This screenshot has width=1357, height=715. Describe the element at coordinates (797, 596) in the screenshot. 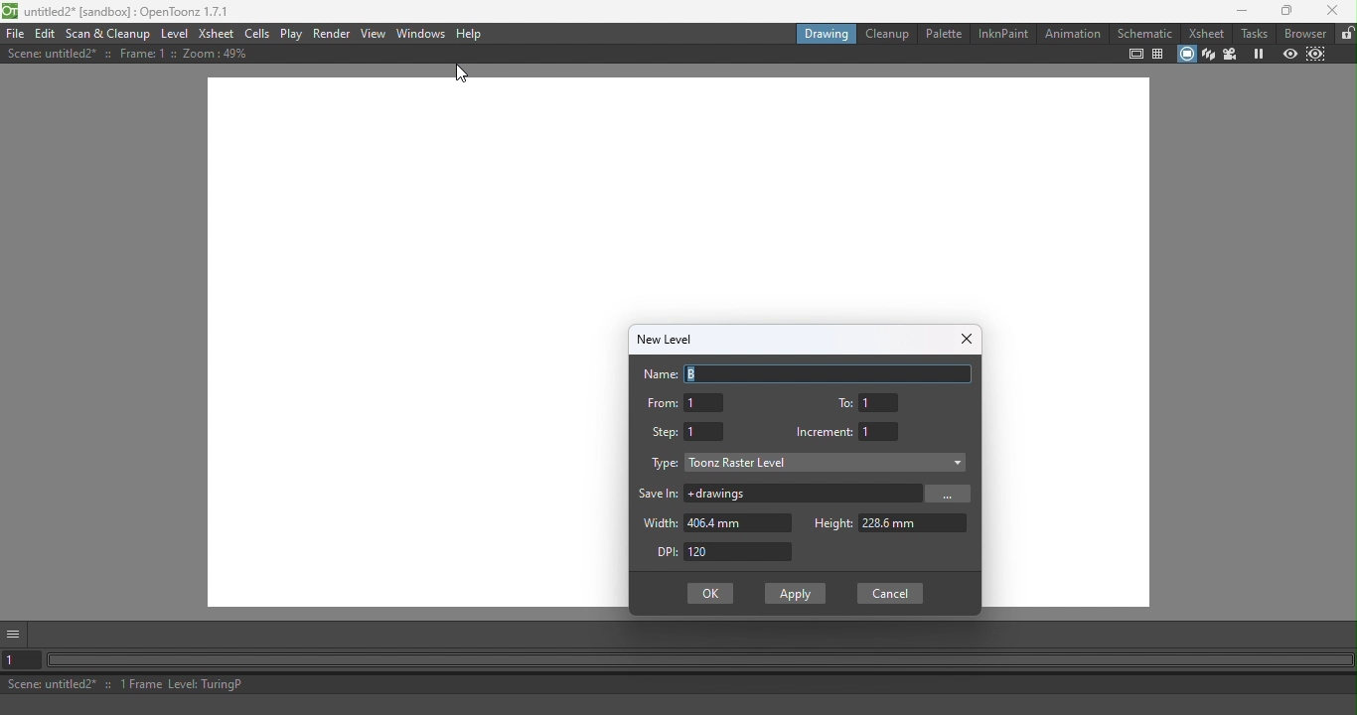

I see `Apply` at that location.